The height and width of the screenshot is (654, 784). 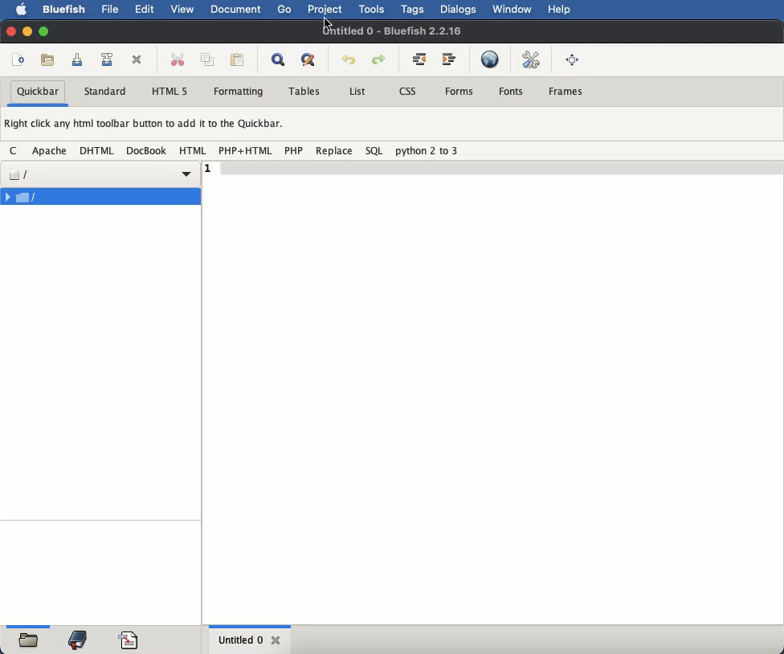 What do you see at coordinates (356, 92) in the screenshot?
I see `list` at bounding box center [356, 92].